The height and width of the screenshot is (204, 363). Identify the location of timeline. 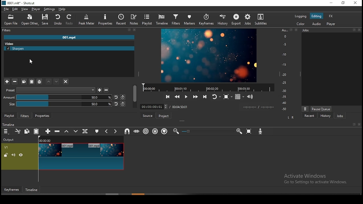
(9, 124).